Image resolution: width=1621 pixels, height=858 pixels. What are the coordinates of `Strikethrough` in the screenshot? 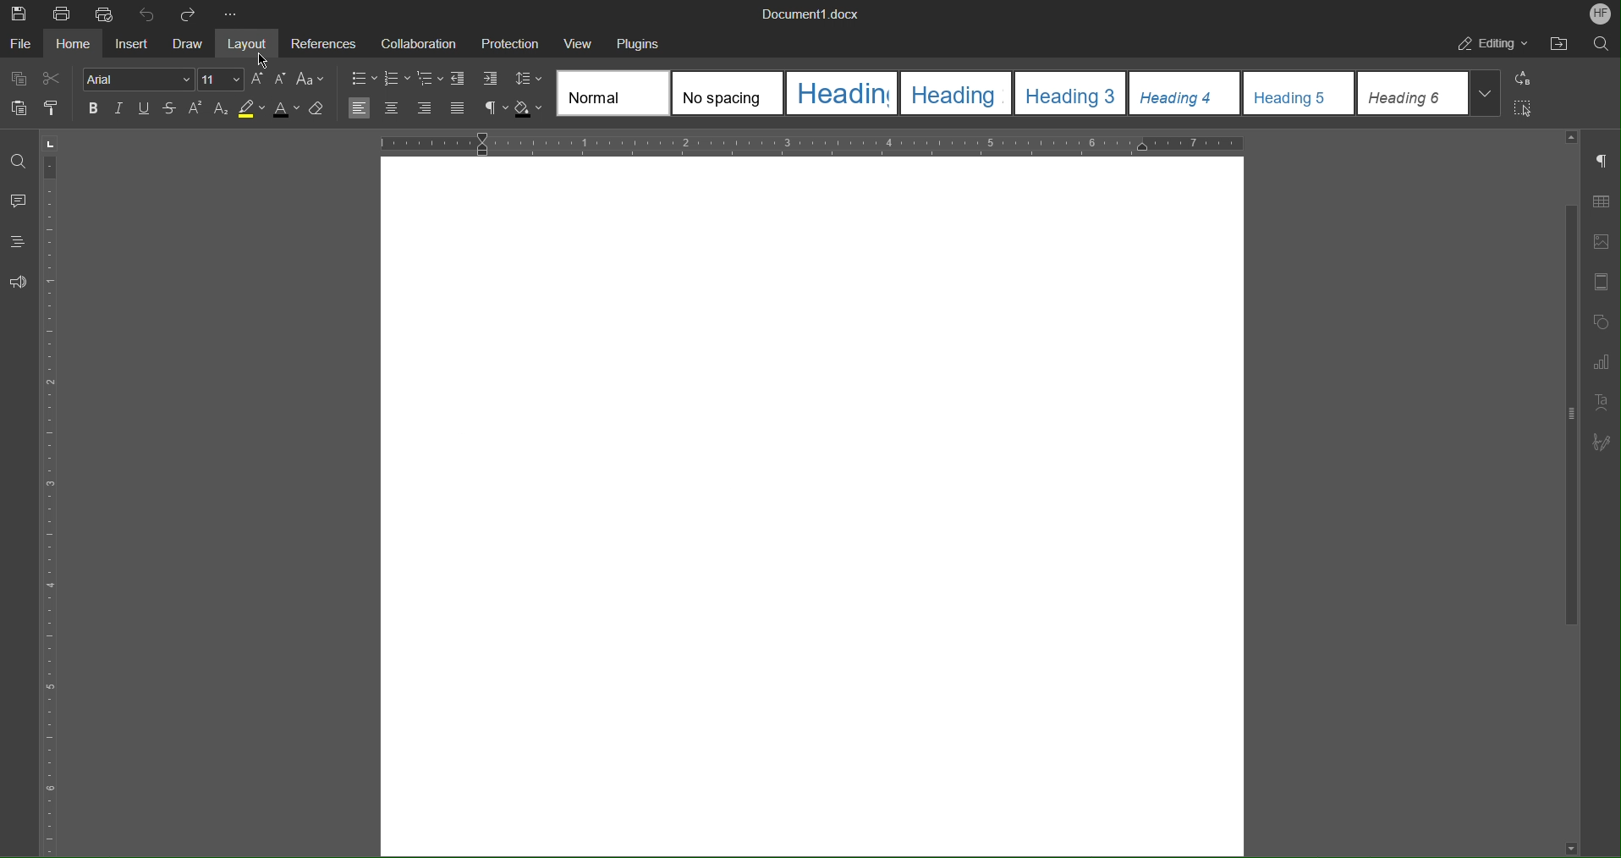 It's located at (168, 109).